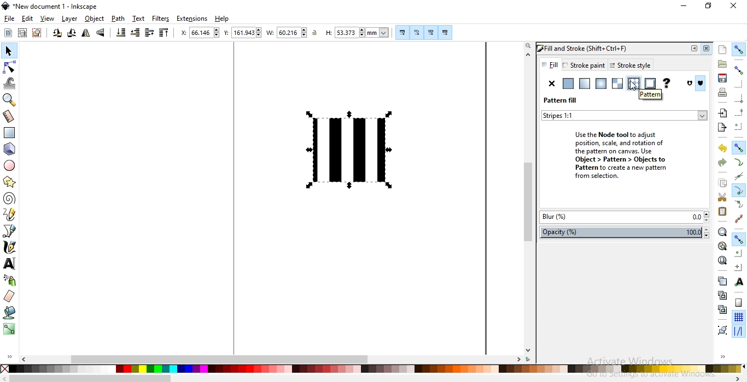  What do you see at coordinates (738, 318) in the screenshot?
I see `snap to grids` at bounding box center [738, 318].